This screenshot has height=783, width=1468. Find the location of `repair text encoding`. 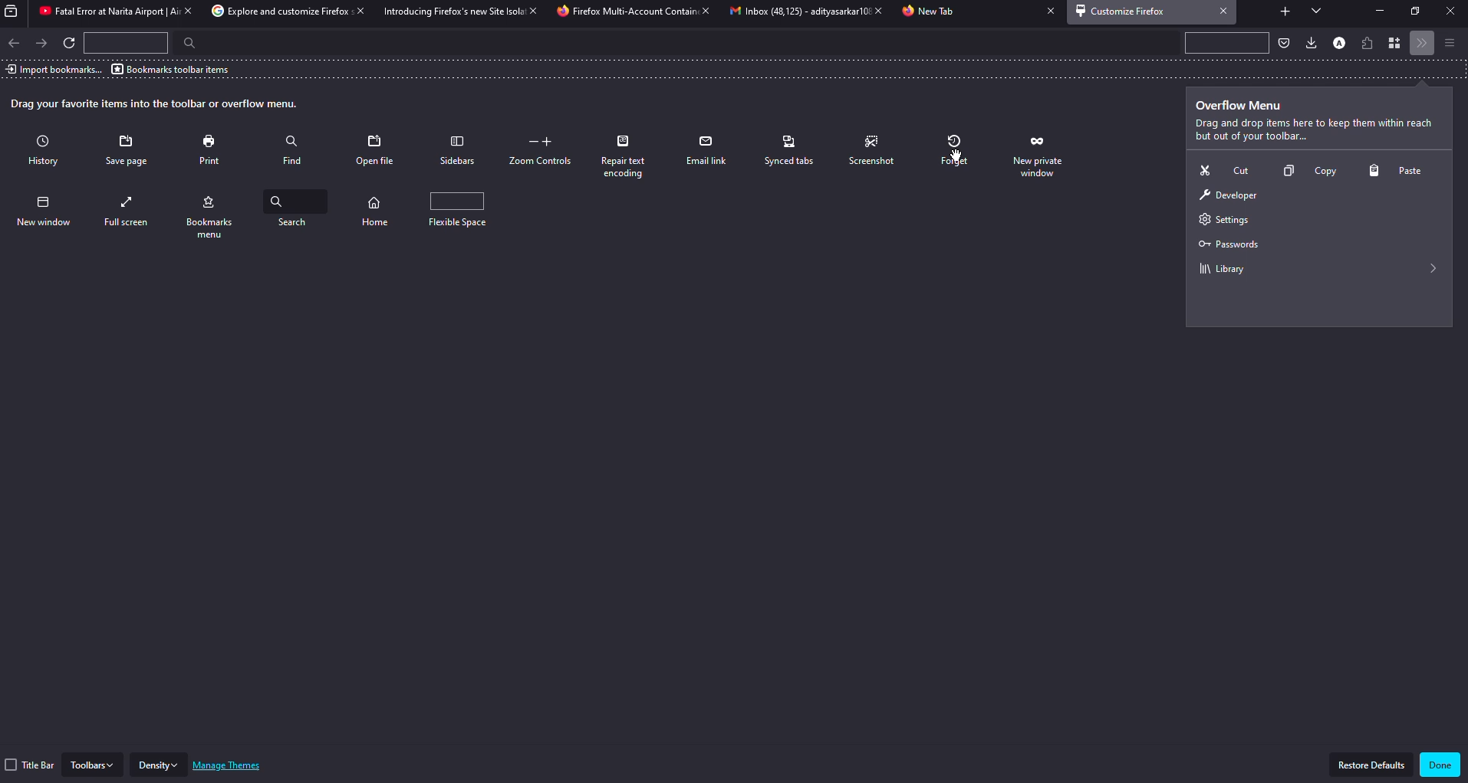

repair text encoding is located at coordinates (629, 156).